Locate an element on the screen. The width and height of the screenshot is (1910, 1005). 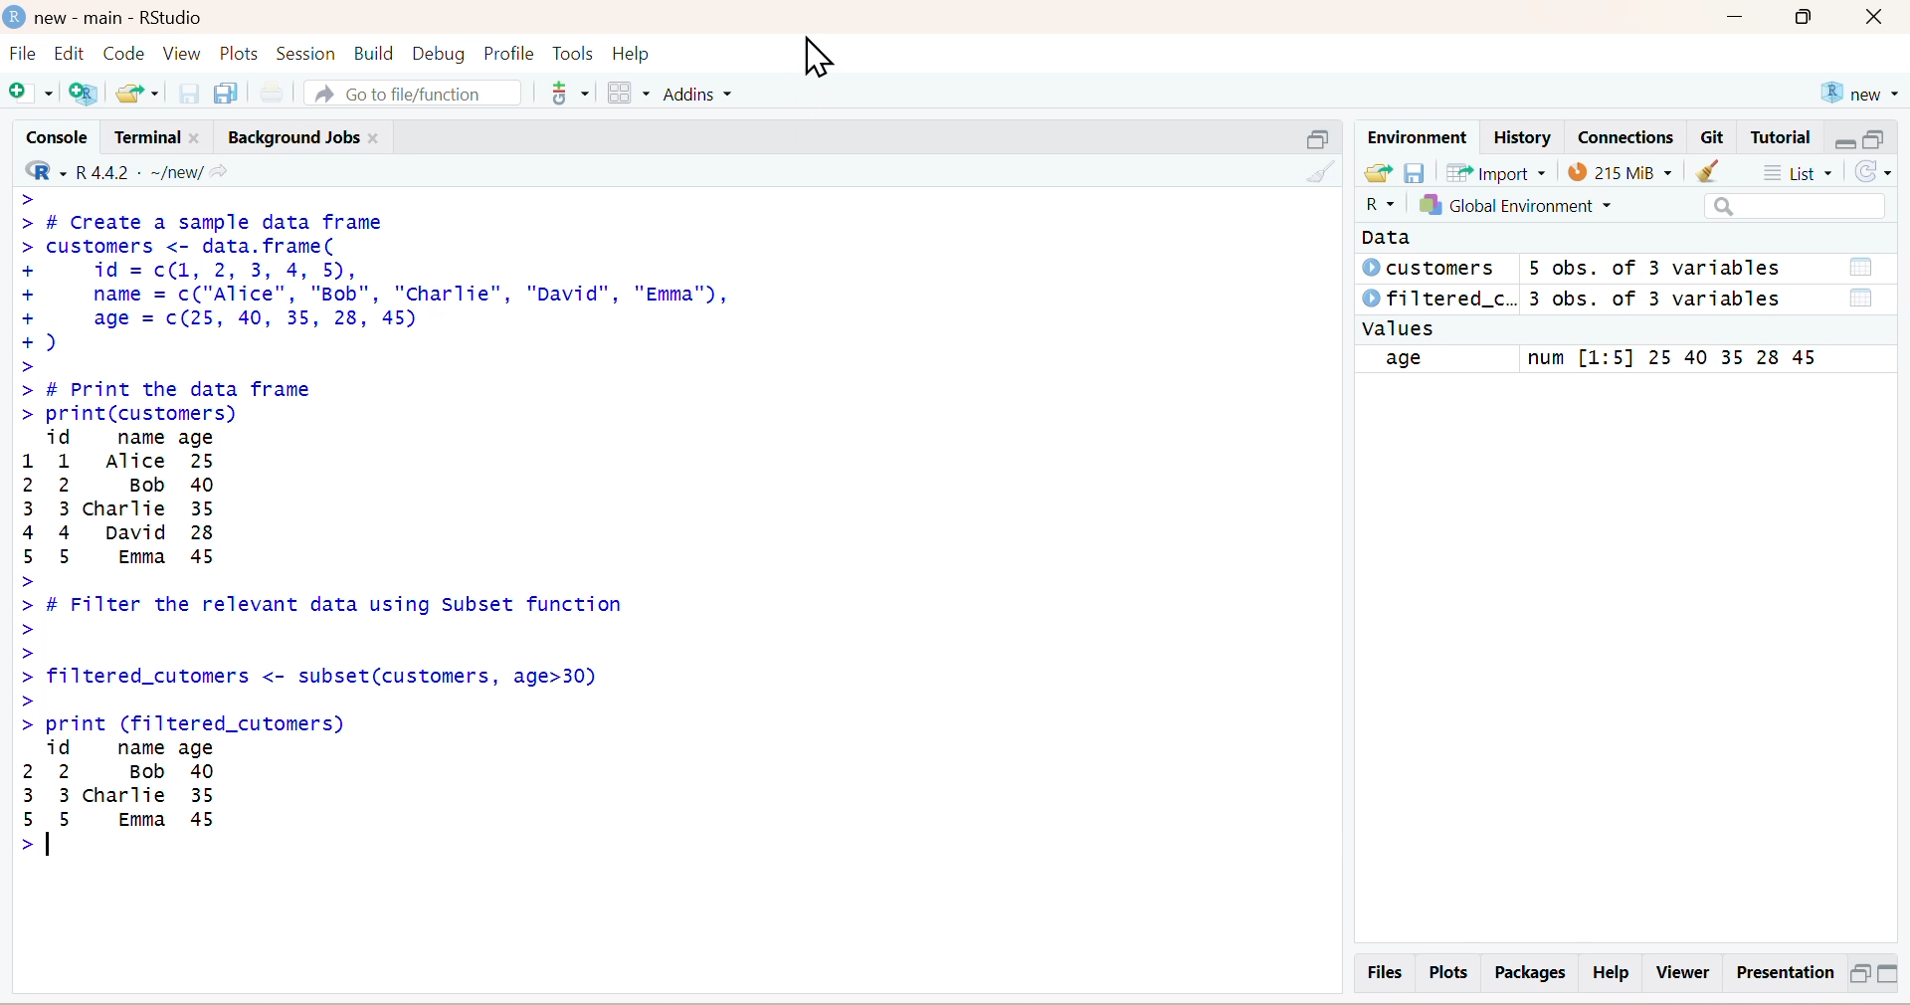
File is located at coordinates (22, 56).